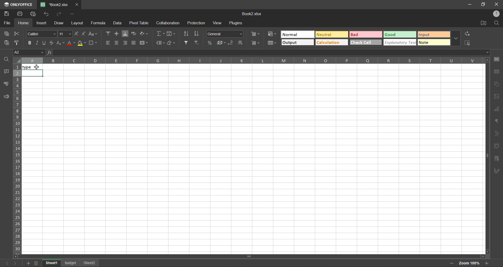  Describe the element at coordinates (60, 14) in the screenshot. I see `redo` at that location.